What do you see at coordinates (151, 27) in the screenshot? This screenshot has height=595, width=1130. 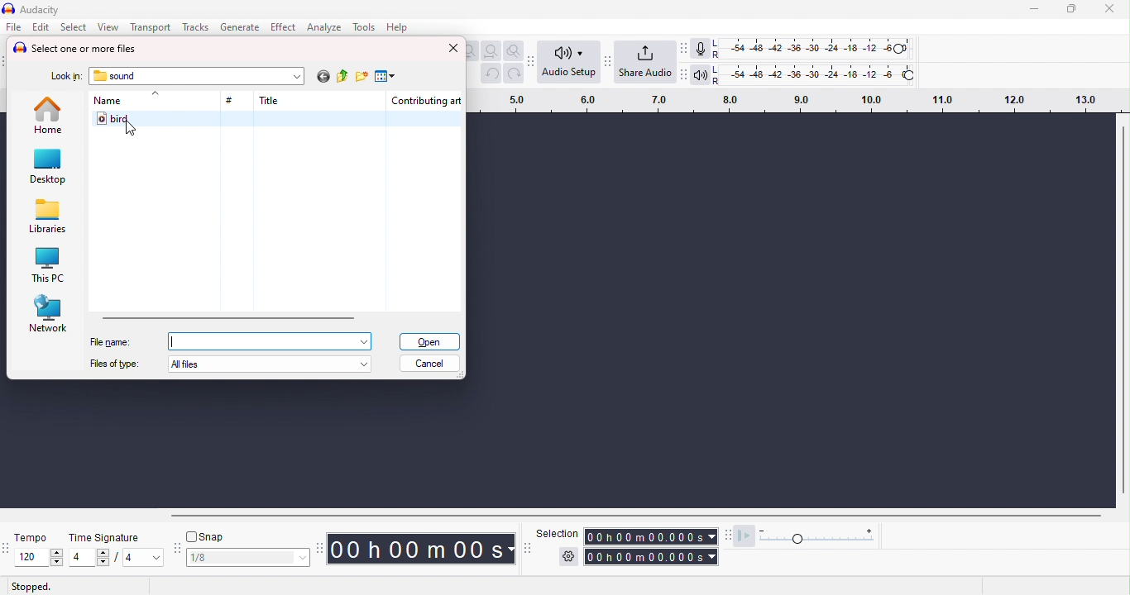 I see `transport` at bounding box center [151, 27].